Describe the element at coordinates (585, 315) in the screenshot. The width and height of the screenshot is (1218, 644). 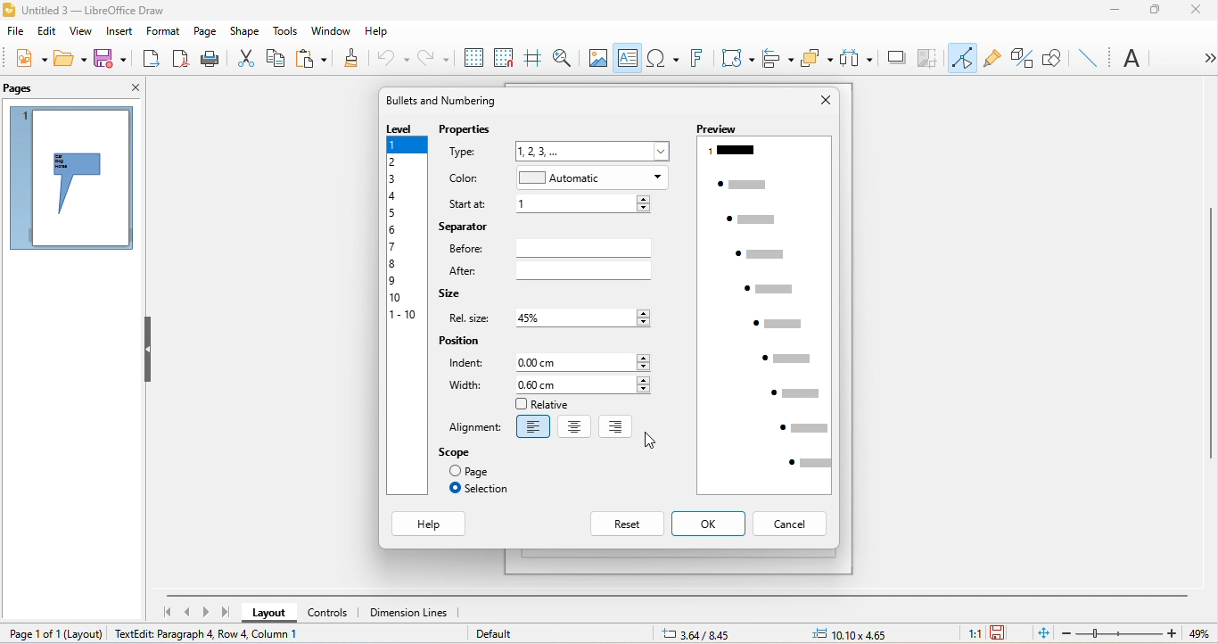
I see `45%` at that location.